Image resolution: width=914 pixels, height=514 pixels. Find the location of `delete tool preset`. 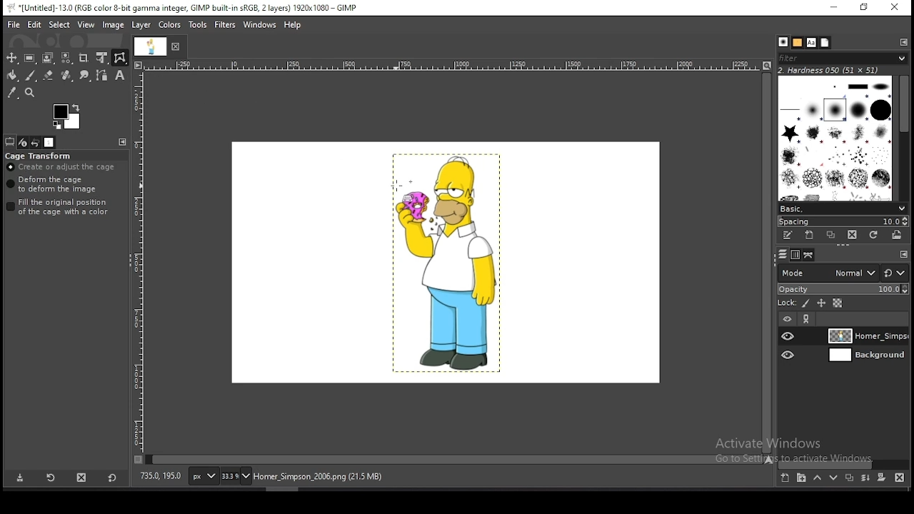

delete tool preset is located at coordinates (83, 478).